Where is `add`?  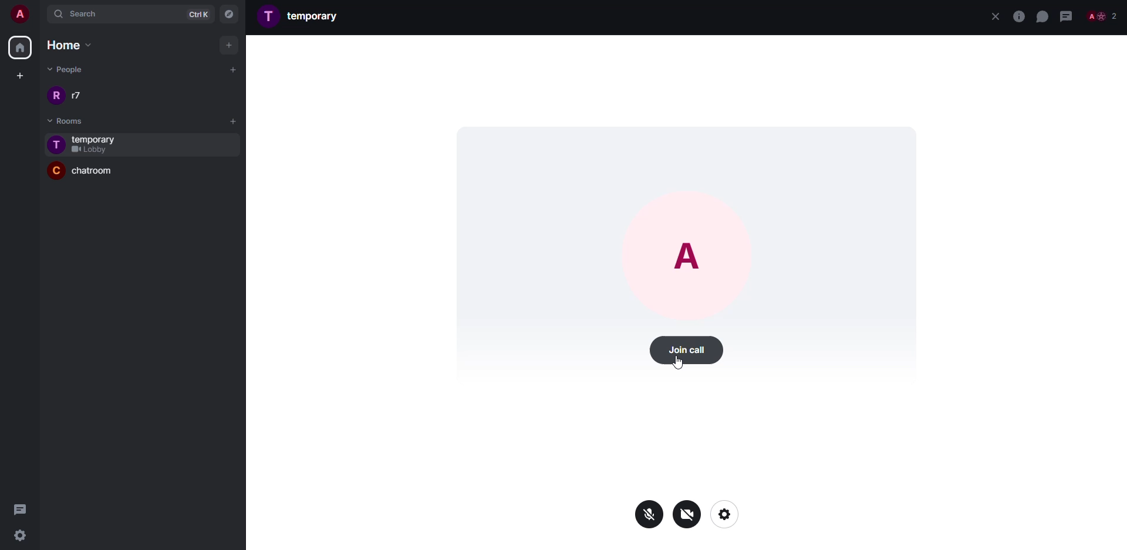 add is located at coordinates (230, 45).